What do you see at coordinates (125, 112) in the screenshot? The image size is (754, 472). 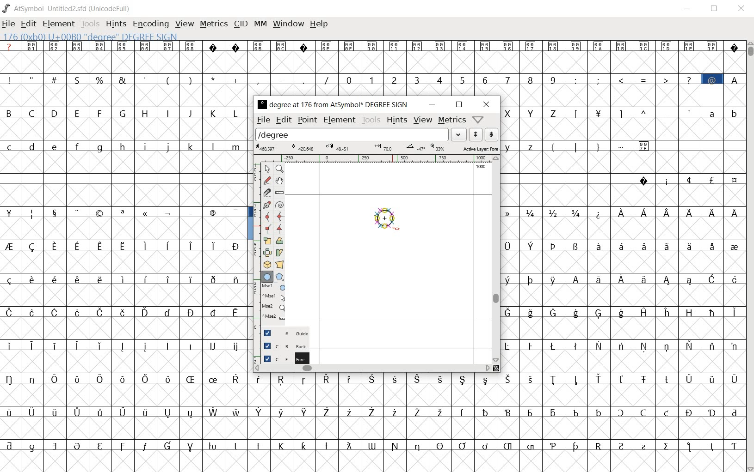 I see `capital letters B - Z` at bounding box center [125, 112].